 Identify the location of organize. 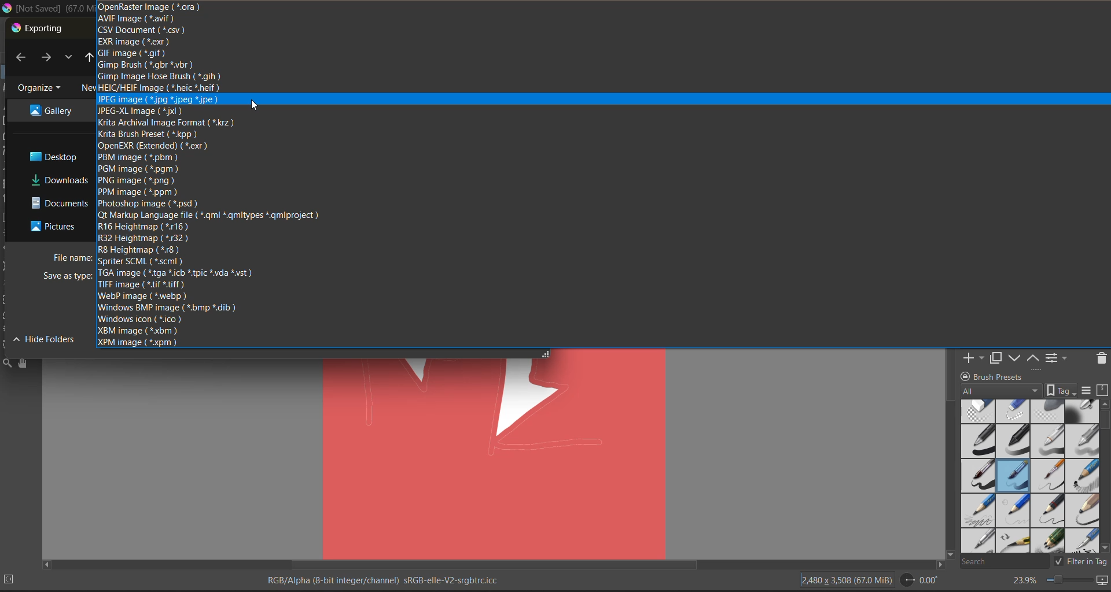
(40, 90).